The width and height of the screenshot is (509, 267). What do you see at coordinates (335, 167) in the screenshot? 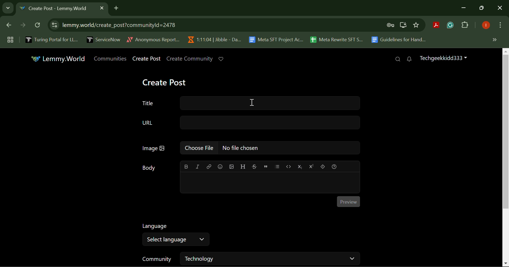
I see `formatting help` at bounding box center [335, 167].